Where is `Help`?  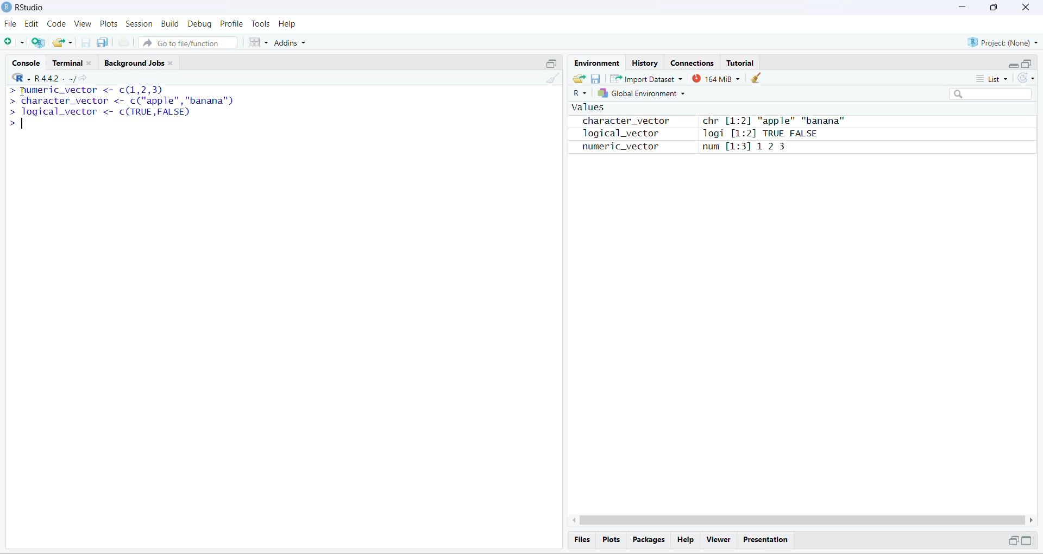 Help is located at coordinates (685, 540).